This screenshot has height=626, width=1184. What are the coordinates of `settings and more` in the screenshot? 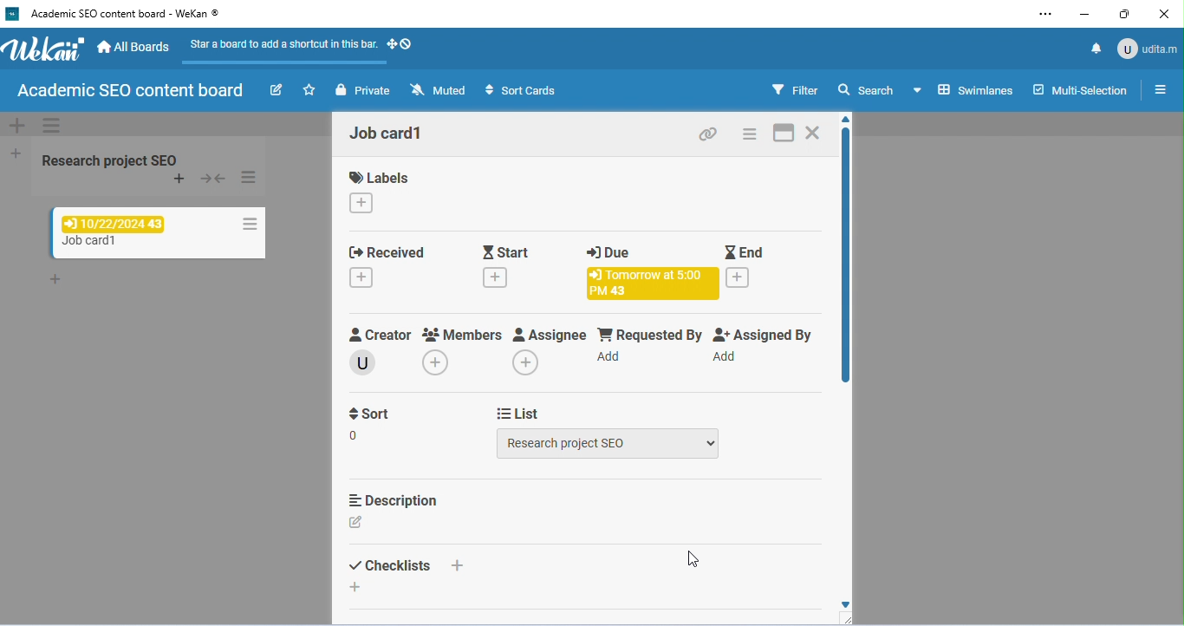 It's located at (1050, 14).